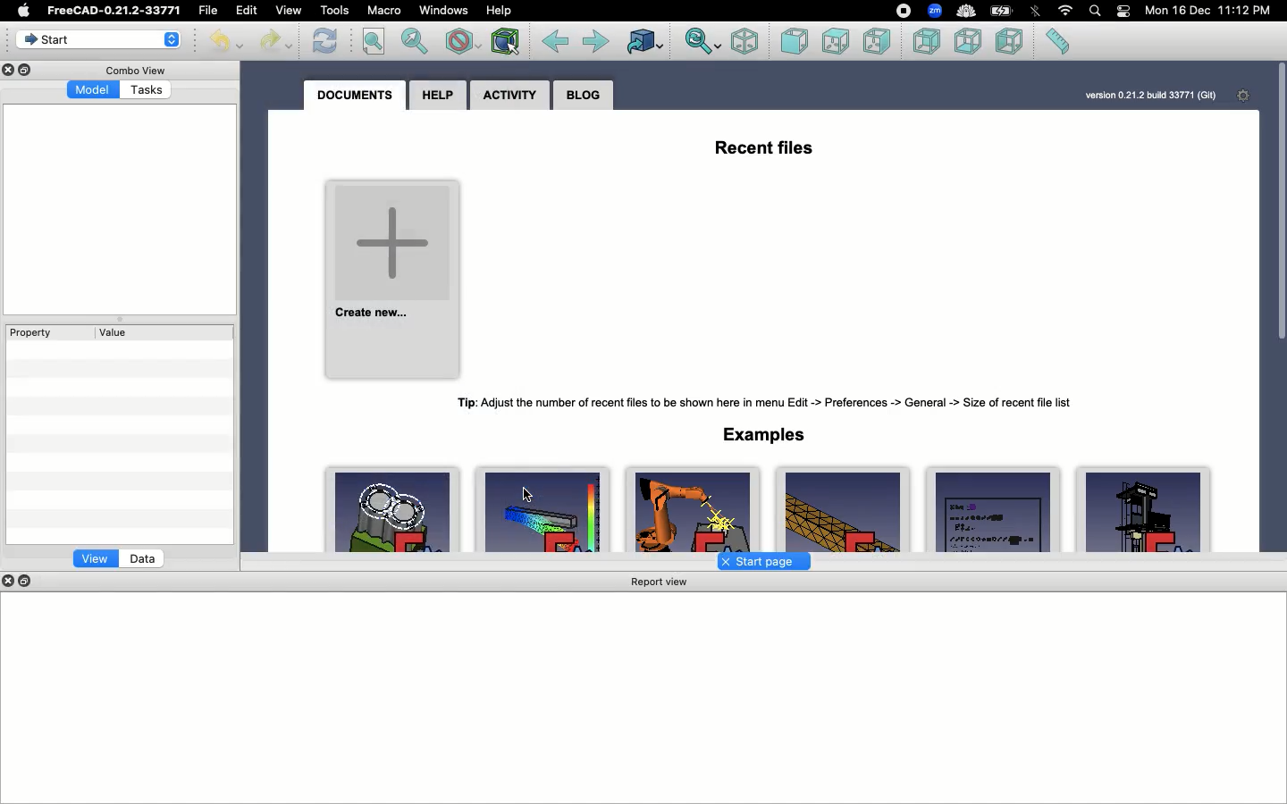 The image size is (1287, 804). I want to click on Property , so click(38, 332).